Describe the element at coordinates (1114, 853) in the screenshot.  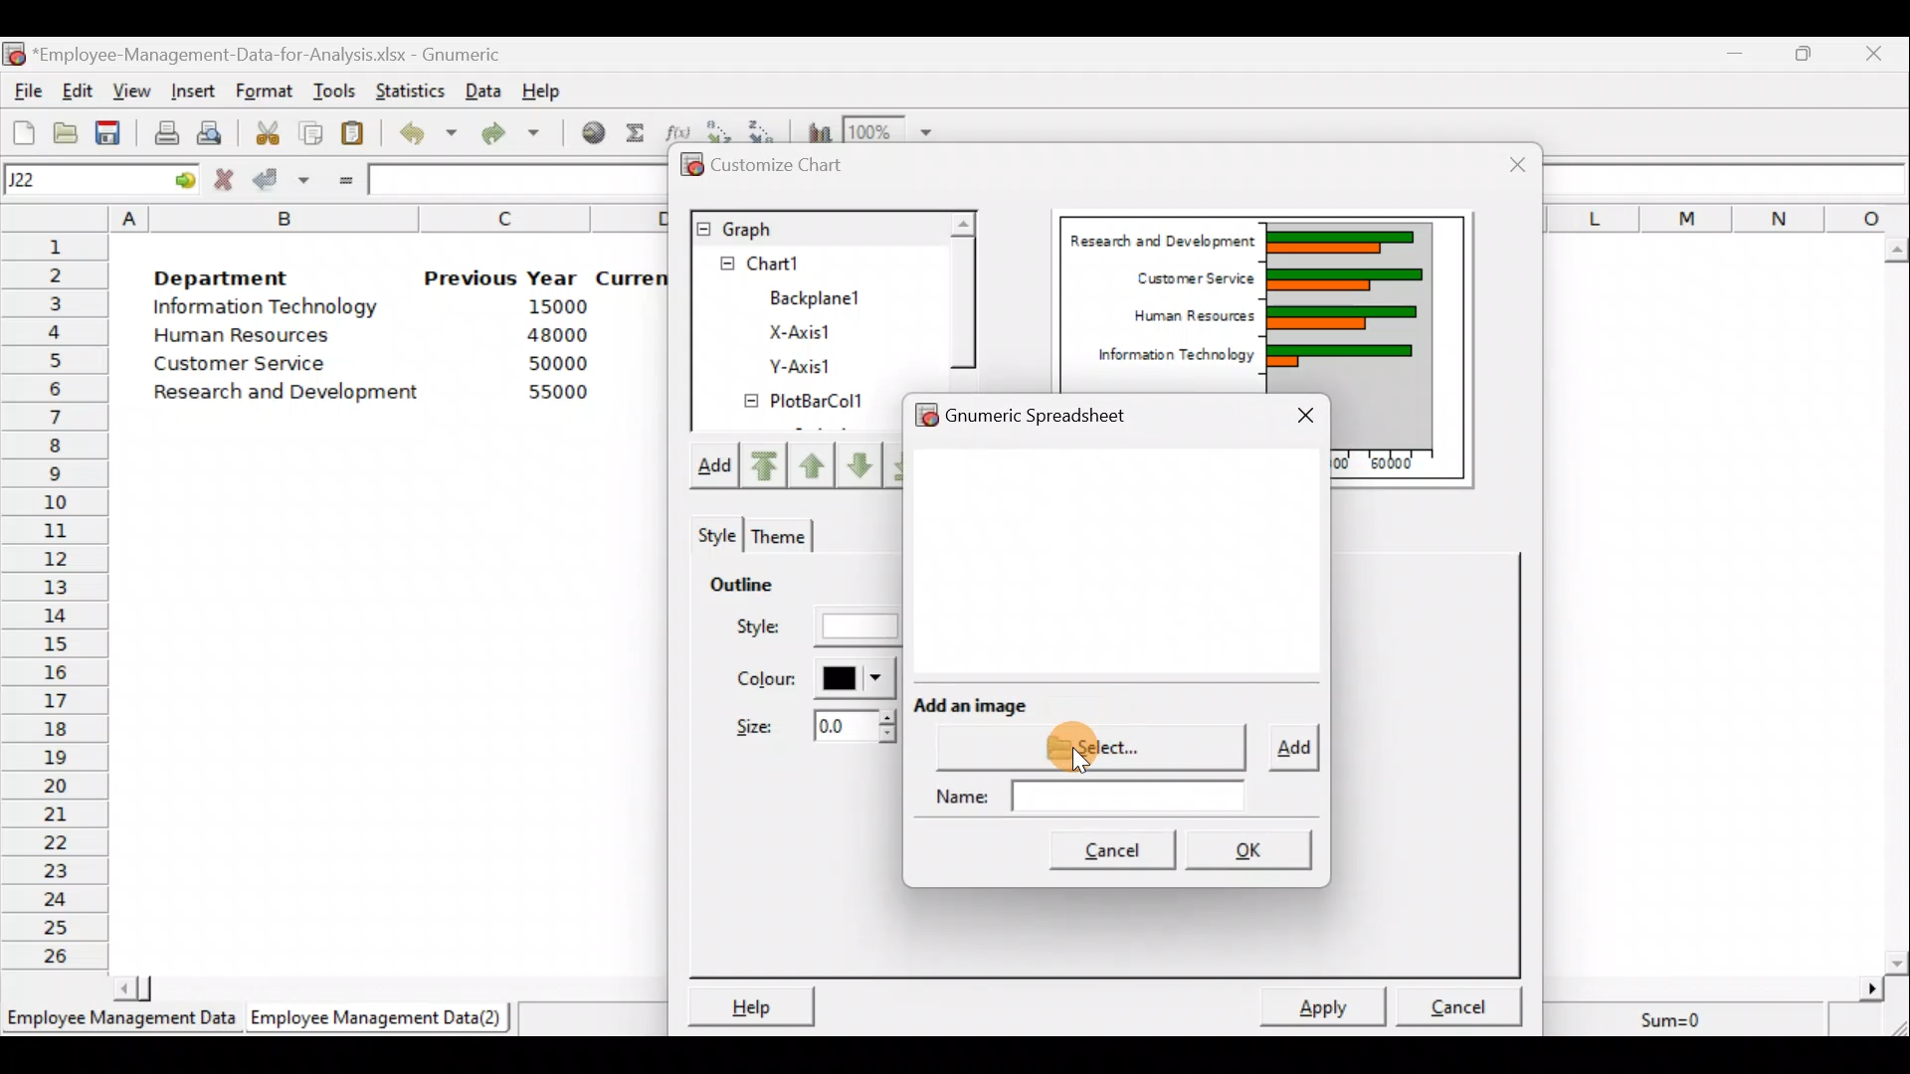
I see `Cancel` at that location.